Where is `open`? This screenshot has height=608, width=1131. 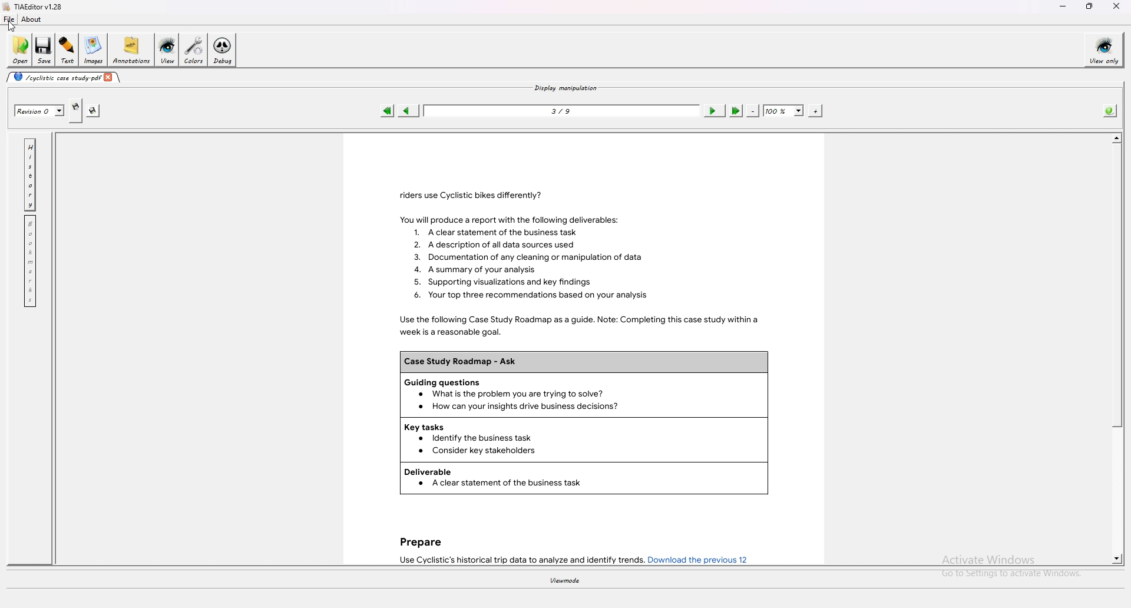
open is located at coordinates (19, 50).